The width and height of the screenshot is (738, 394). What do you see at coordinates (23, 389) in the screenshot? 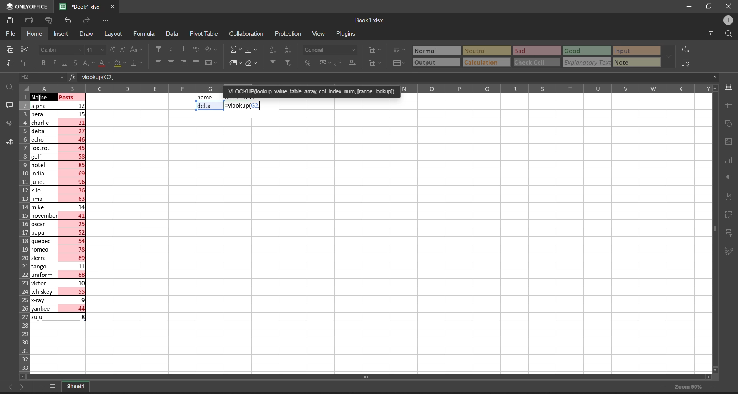
I see `move to the sheet right to current sheet` at bounding box center [23, 389].